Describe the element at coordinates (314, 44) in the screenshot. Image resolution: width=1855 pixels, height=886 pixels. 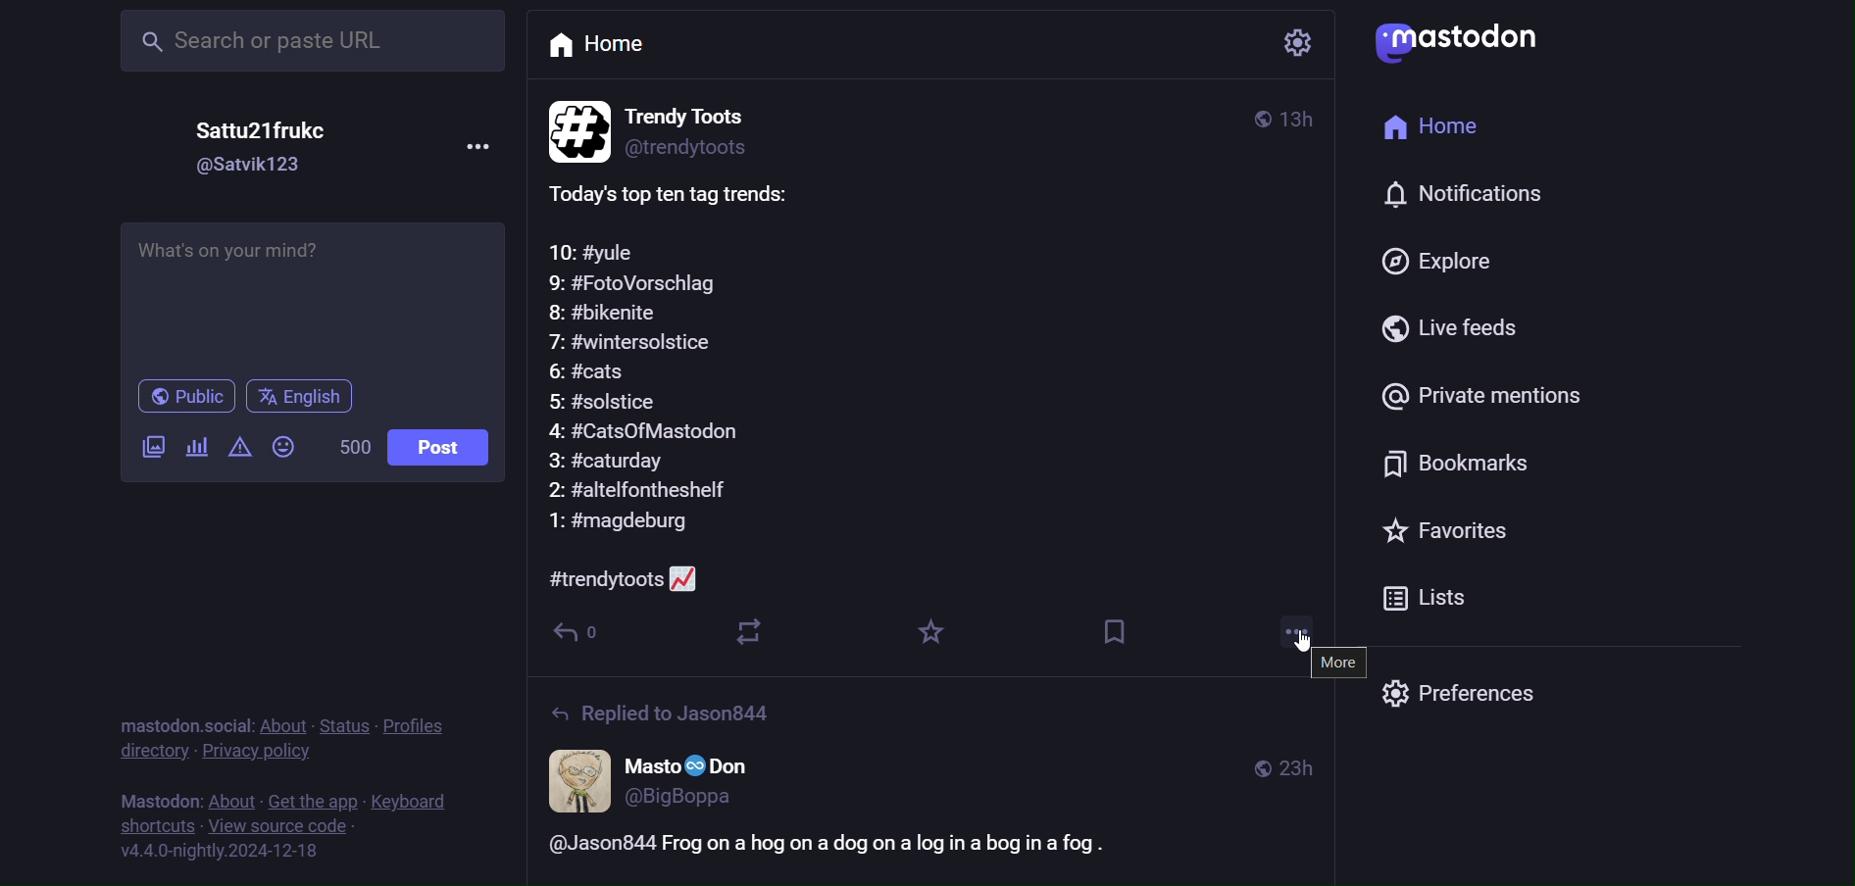
I see `search bar` at that location.